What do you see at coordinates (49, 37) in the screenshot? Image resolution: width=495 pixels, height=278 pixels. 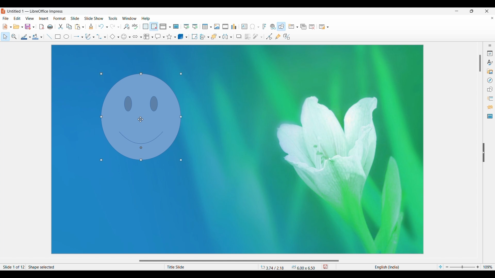 I see `Insert line` at bounding box center [49, 37].